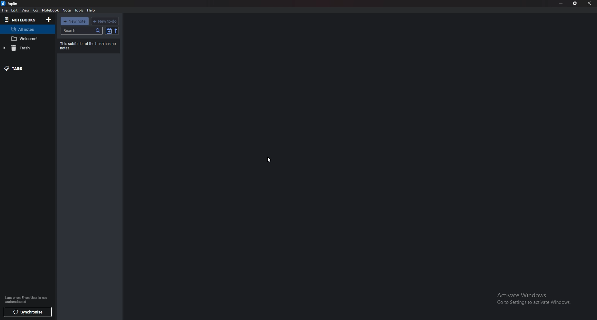 The width and height of the screenshot is (597, 320). Describe the element at coordinates (561, 3) in the screenshot. I see `Minimize` at that location.